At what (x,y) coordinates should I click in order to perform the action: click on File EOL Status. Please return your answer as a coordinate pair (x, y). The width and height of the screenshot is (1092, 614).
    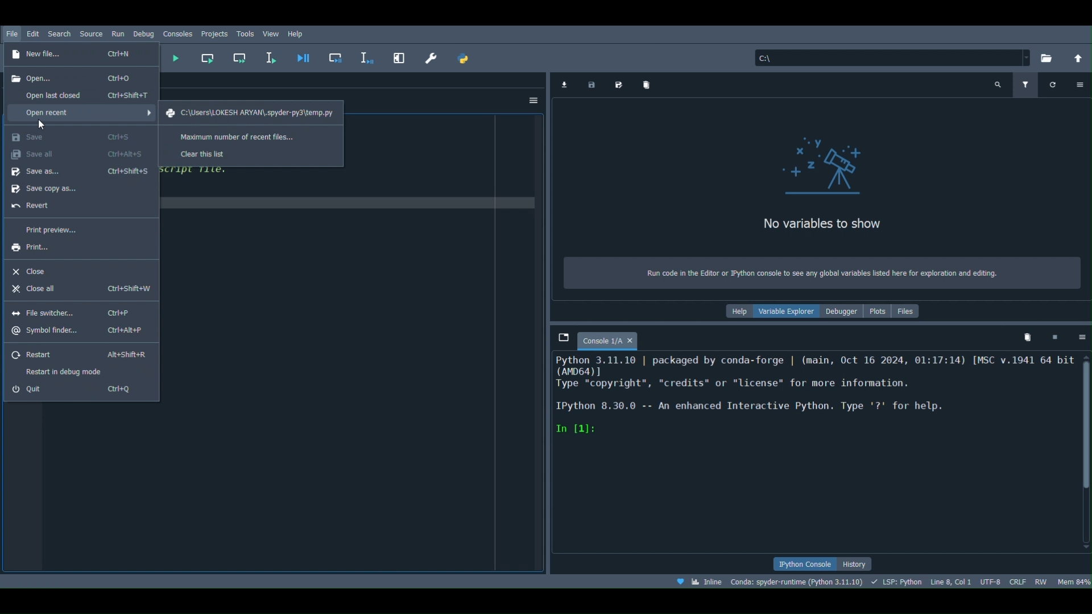
    Looking at the image, I should click on (1016, 580).